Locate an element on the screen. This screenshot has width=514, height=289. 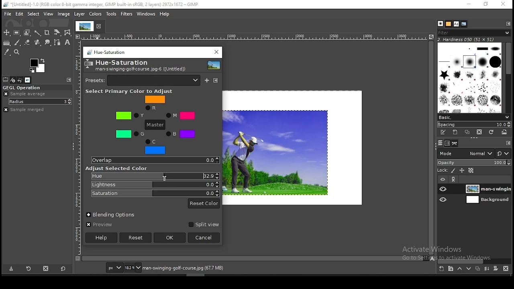
add a mask is located at coordinates (496, 269).